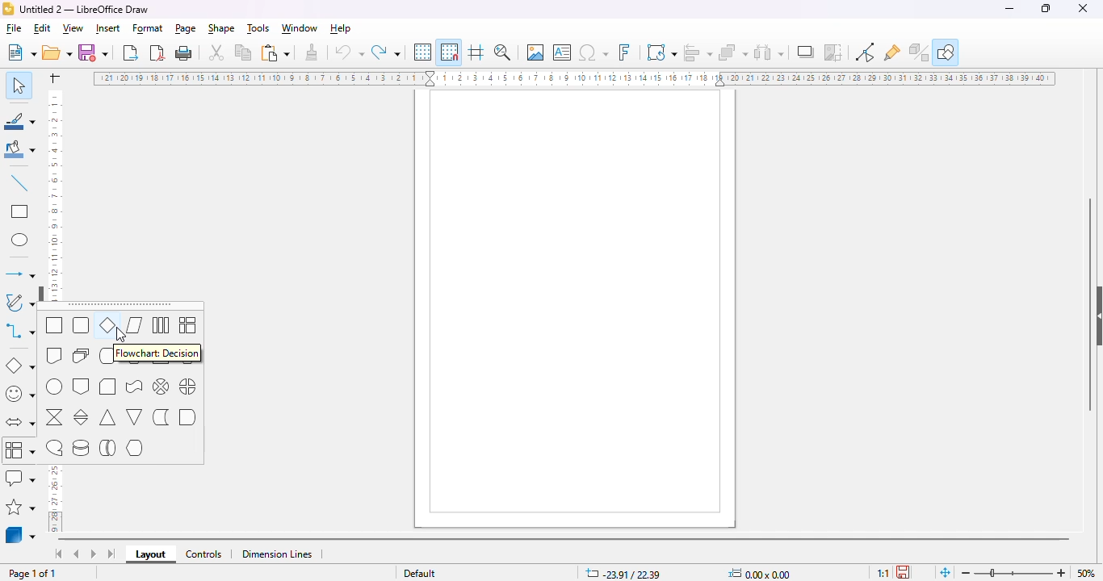 This screenshot has height=581, width=1103. Describe the element at coordinates (188, 416) in the screenshot. I see `flowchart: delay` at that location.